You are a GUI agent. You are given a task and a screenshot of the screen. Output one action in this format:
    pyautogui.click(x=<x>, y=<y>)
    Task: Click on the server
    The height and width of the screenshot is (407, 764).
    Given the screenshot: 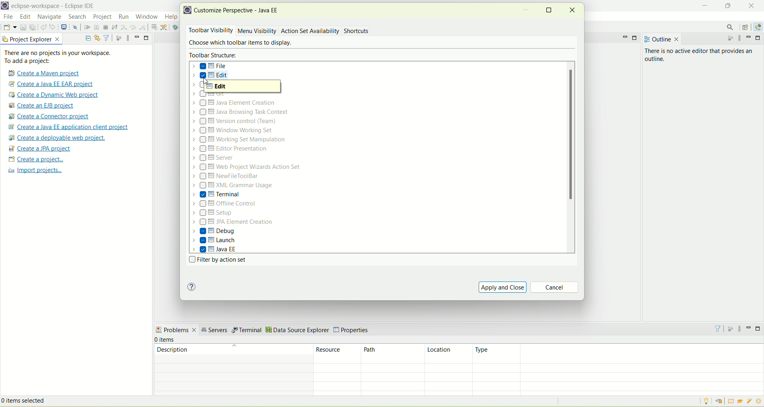 What is the action you would take?
    pyautogui.click(x=214, y=159)
    